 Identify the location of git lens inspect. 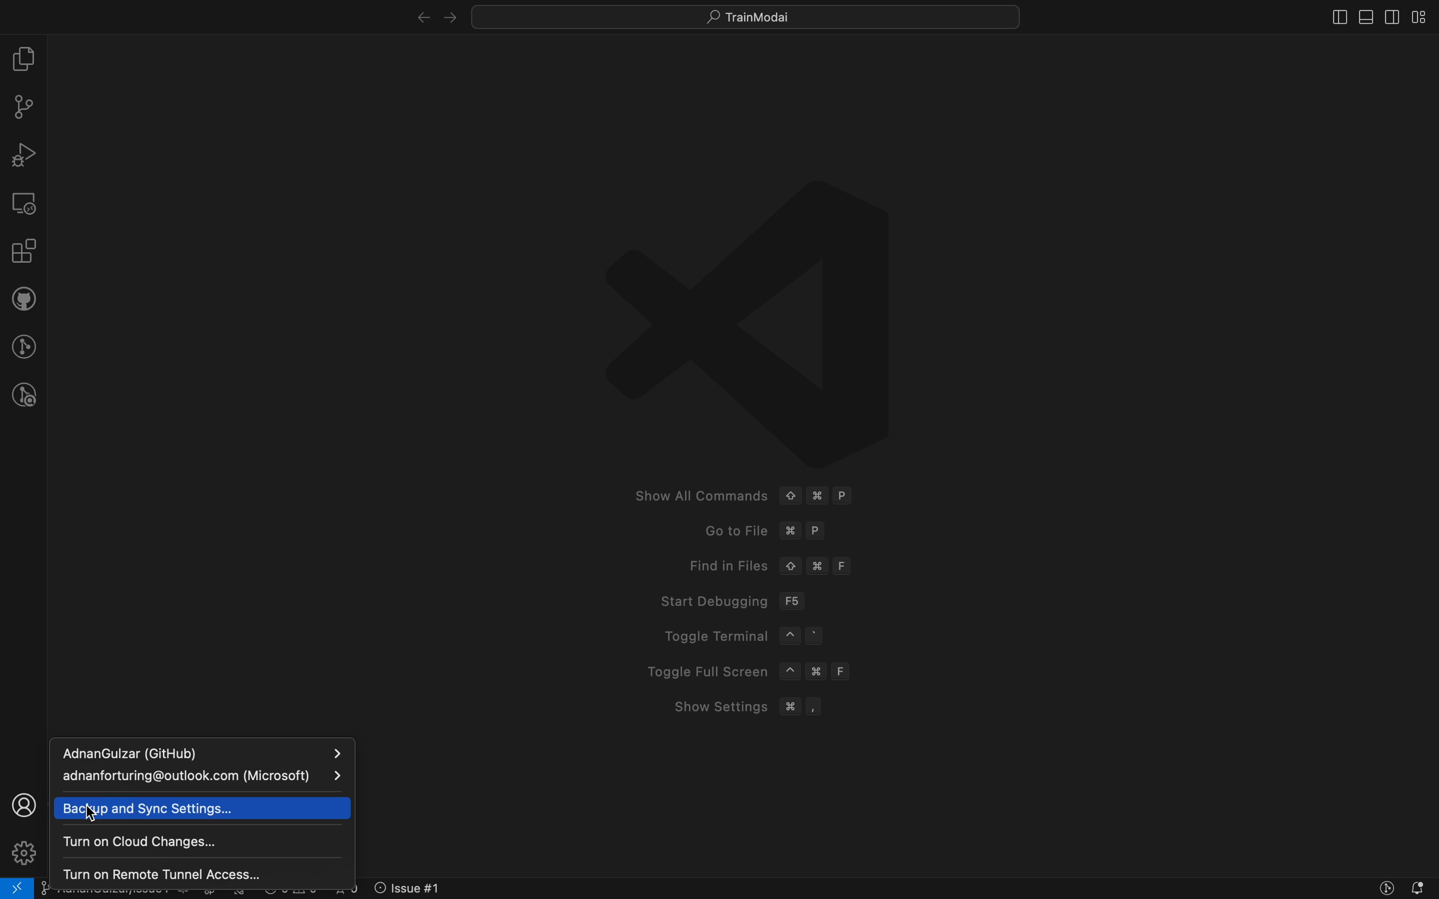
(21, 395).